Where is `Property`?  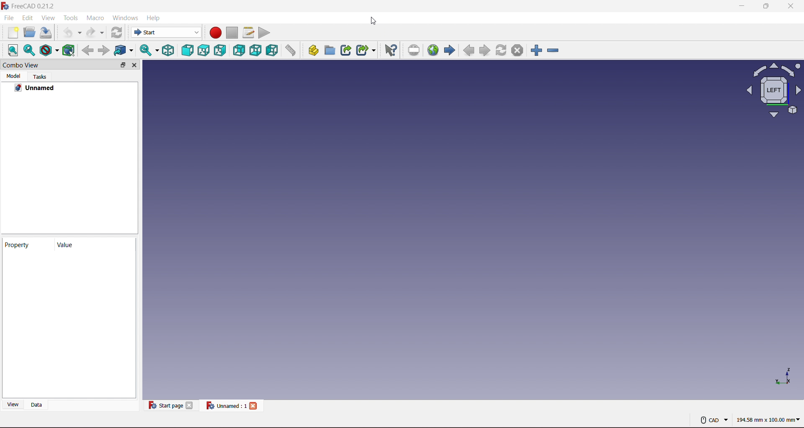 Property is located at coordinates (26, 244).